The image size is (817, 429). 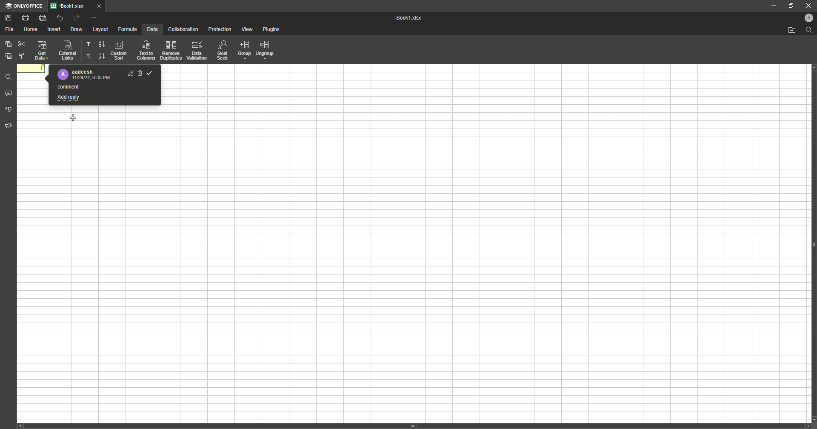 I want to click on Find, so click(x=9, y=76).